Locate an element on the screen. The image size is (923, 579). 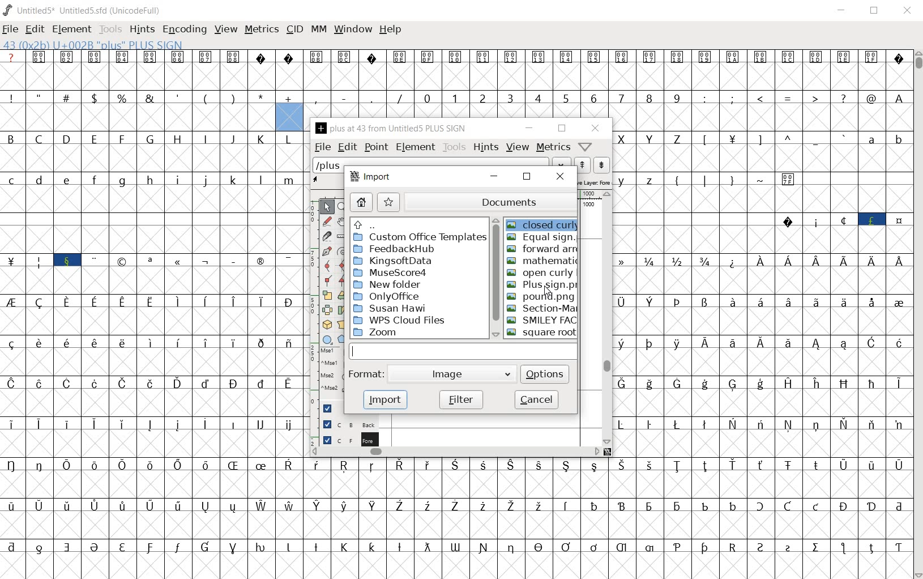
load word list is located at coordinates (442, 164).